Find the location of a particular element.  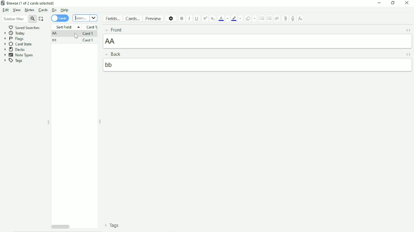

View is located at coordinates (17, 10).